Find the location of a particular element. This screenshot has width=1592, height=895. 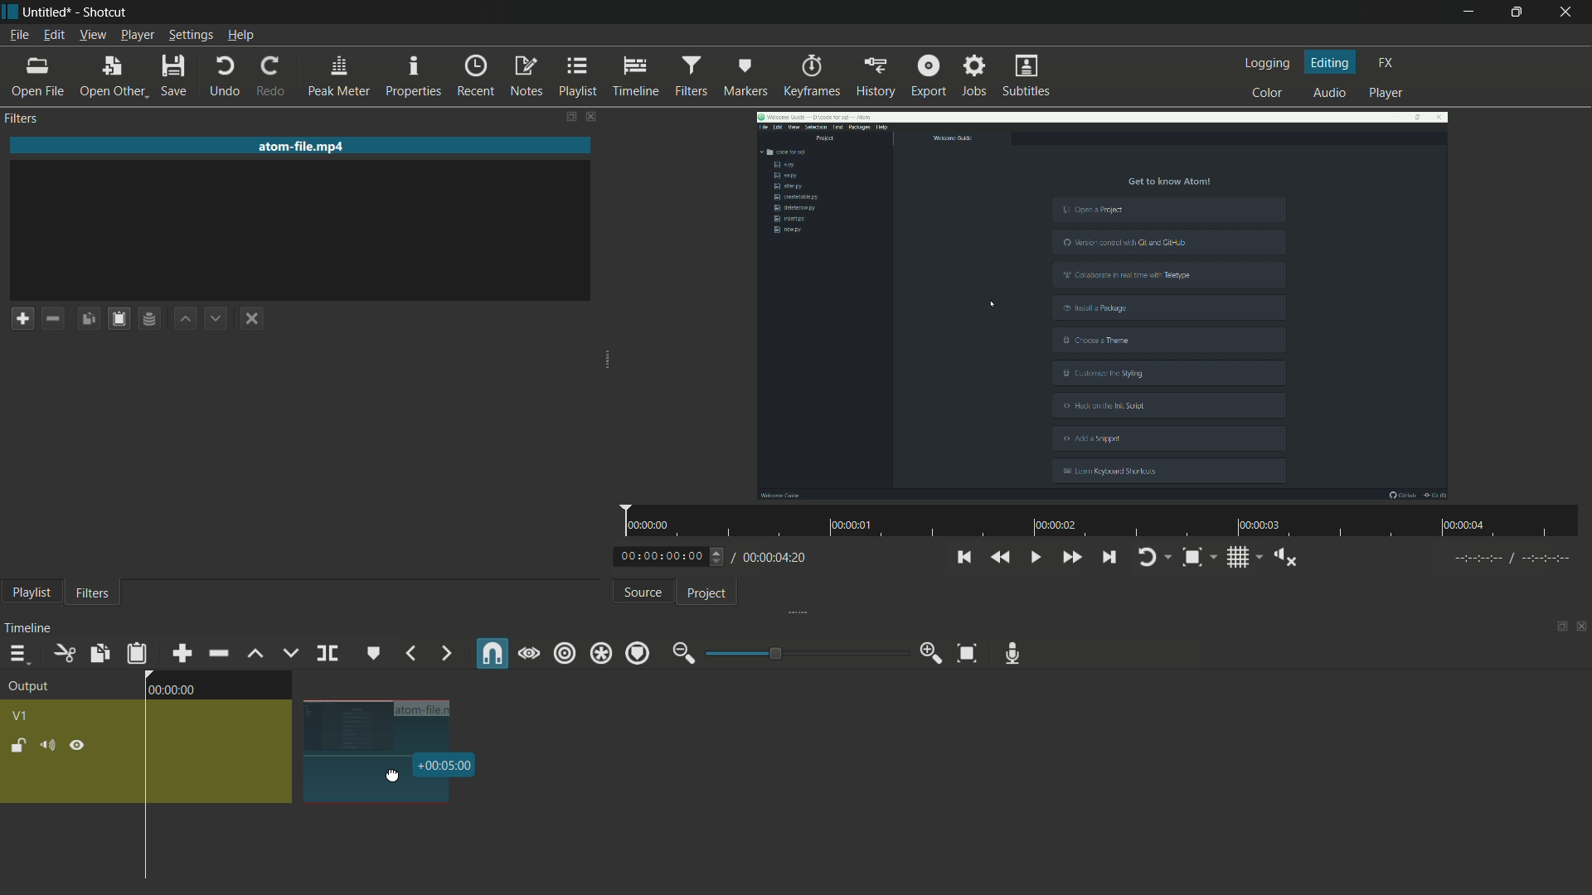

filters is located at coordinates (691, 75).